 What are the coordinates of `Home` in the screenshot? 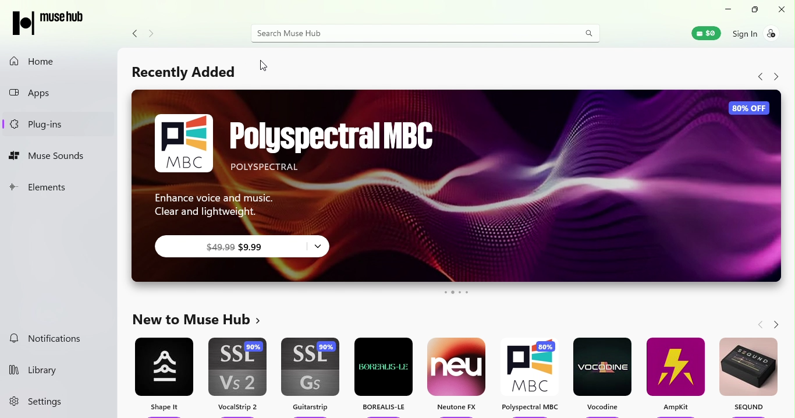 It's located at (56, 63).